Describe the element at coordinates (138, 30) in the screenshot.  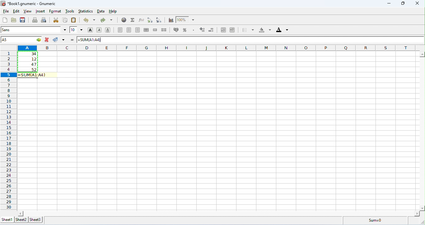
I see `align right` at that location.